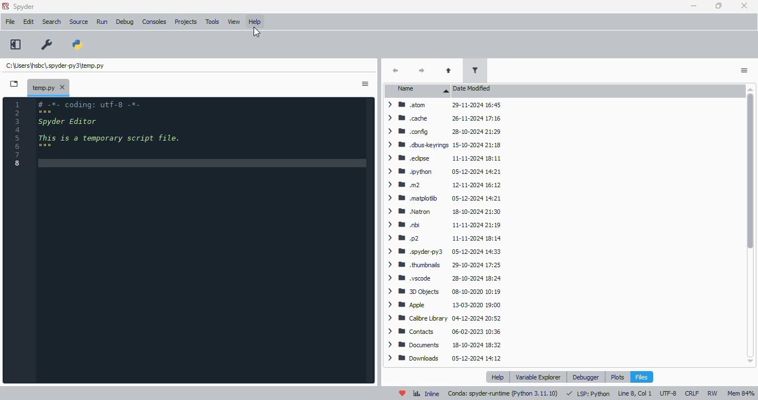 The height and width of the screenshot is (400, 758). Describe the element at coordinates (641, 376) in the screenshot. I see `files` at that location.